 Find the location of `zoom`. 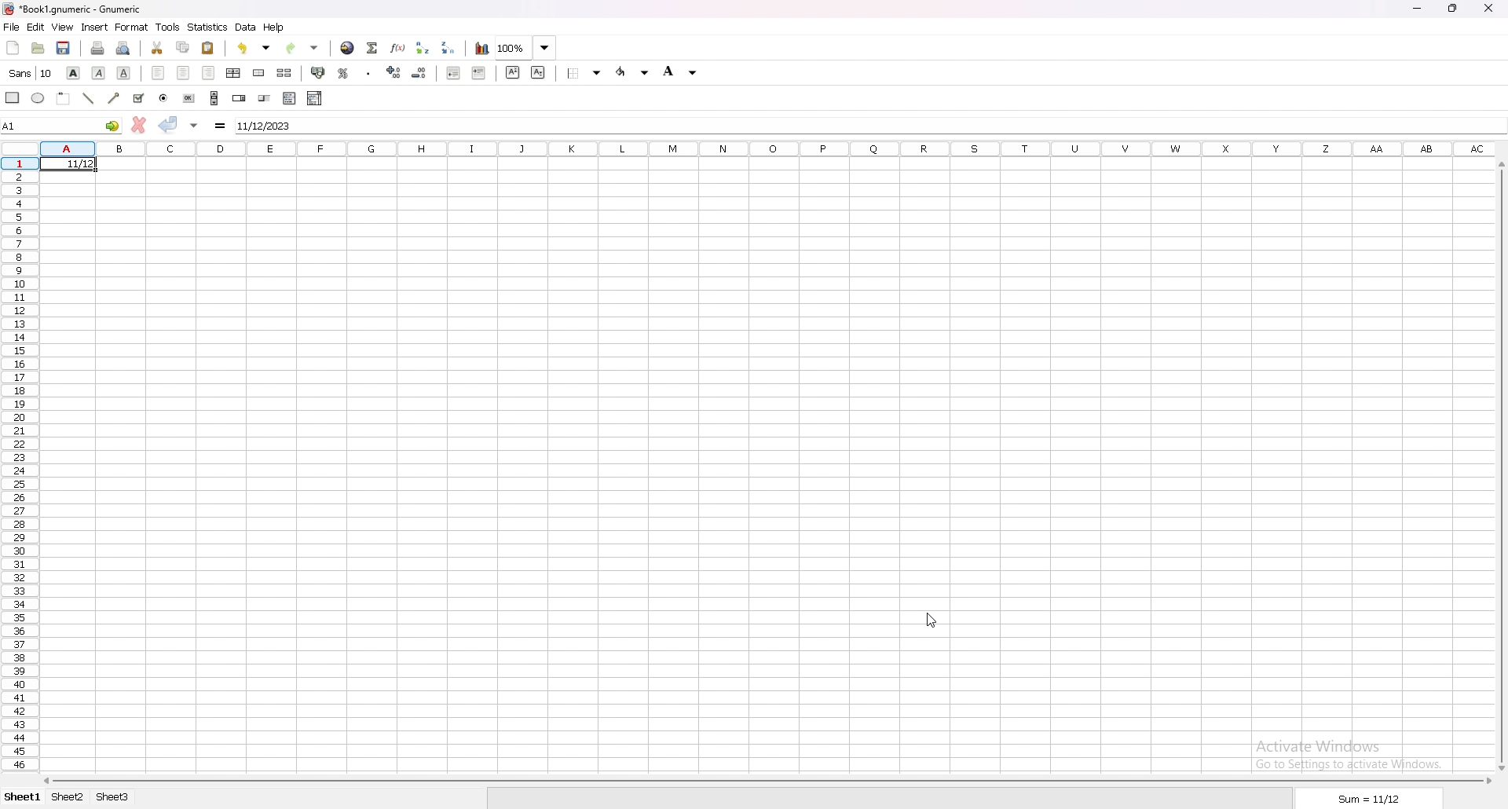

zoom is located at coordinates (526, 47).